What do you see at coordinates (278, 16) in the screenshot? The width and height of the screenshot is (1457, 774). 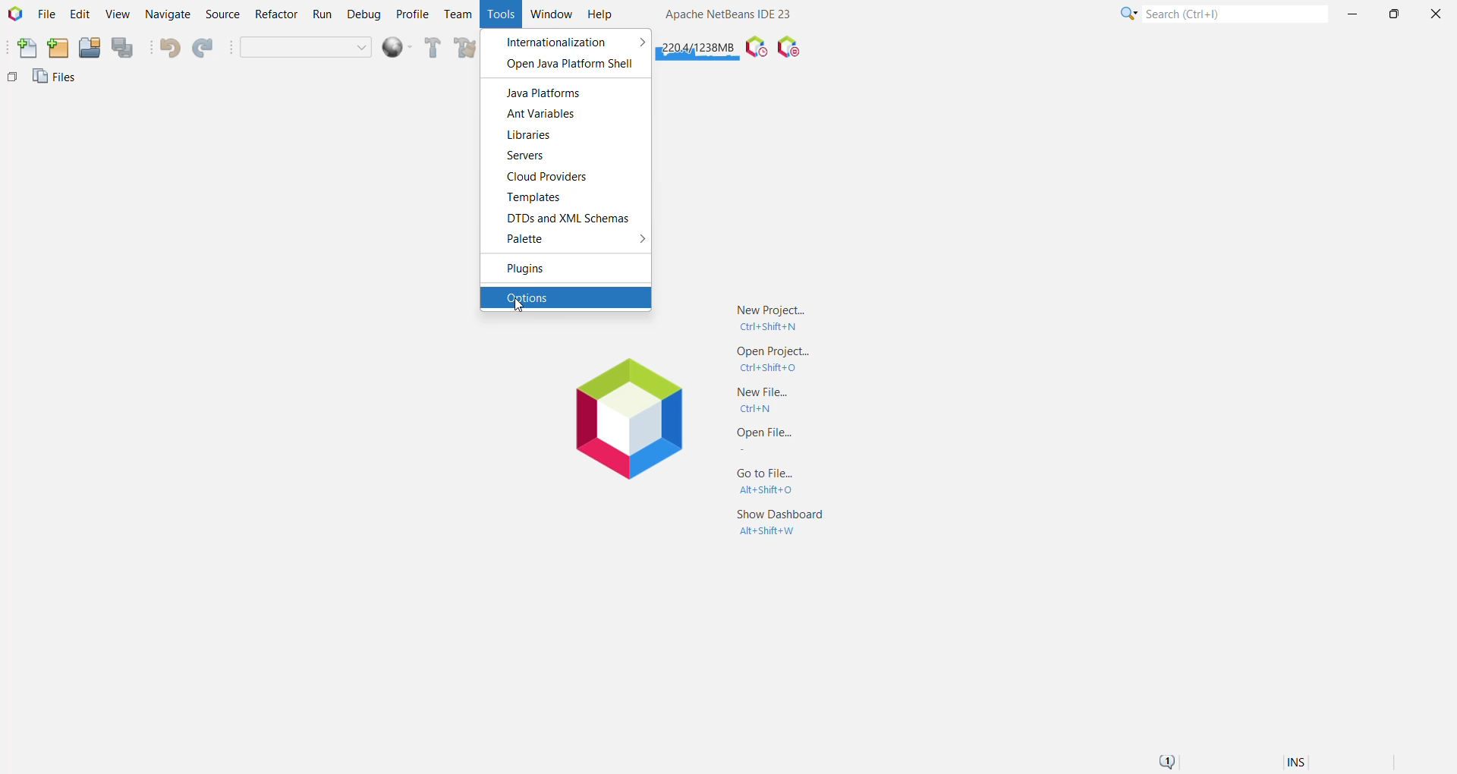 I see `Refactor` at bounding box center [278, 16].